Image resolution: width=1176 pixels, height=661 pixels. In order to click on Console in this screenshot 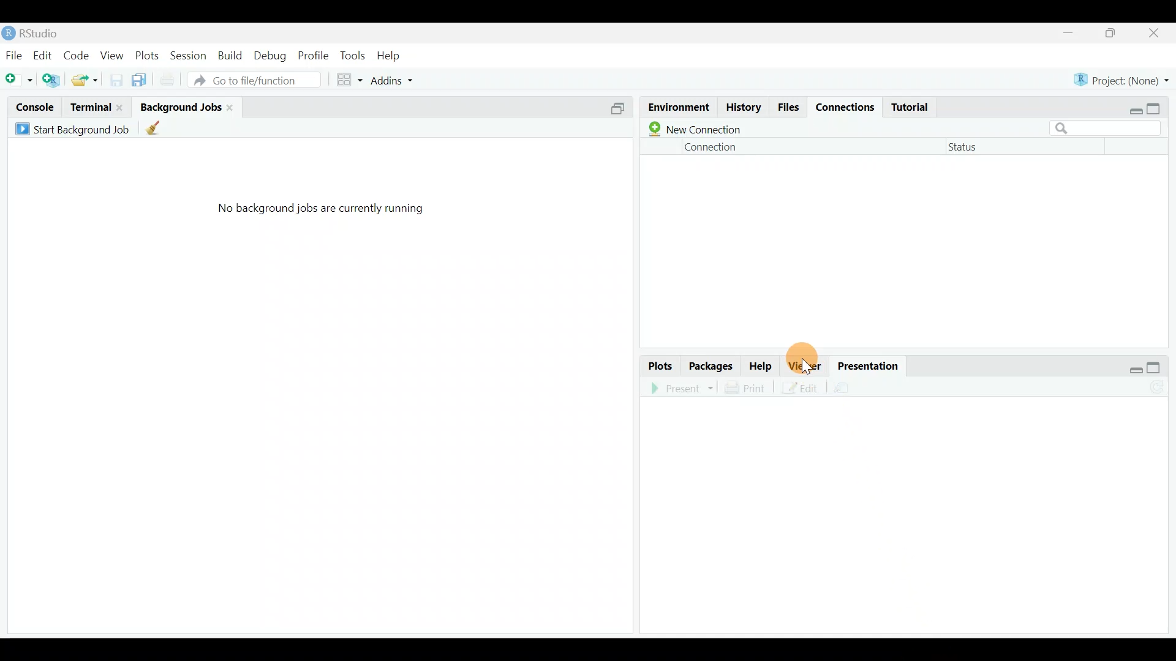, I will do `click(34, 106)`.